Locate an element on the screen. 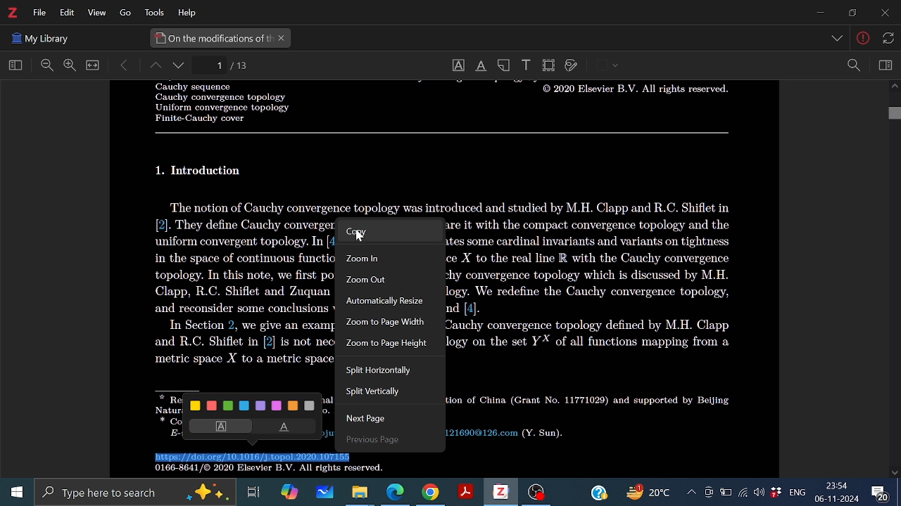  Show hidden icons is located at coordinates (691, 492).